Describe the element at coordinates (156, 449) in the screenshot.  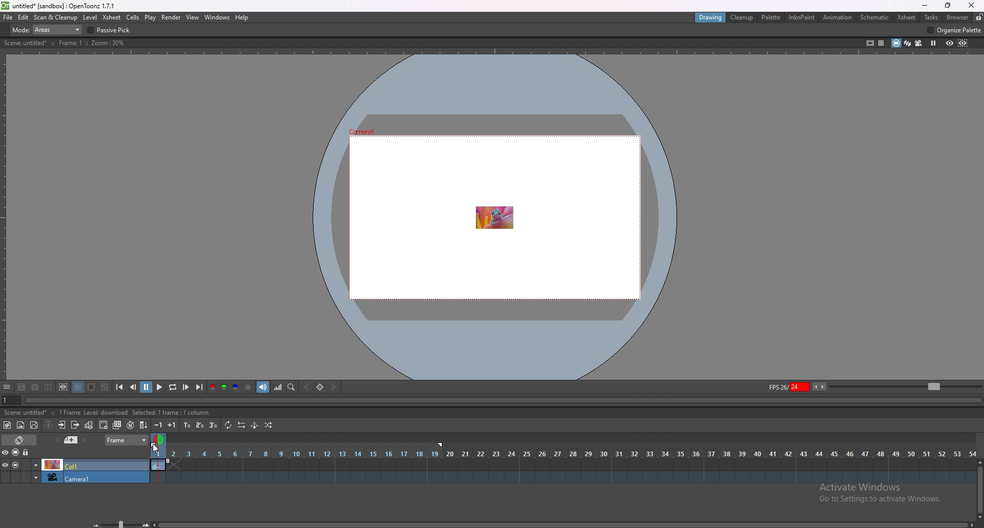
I see `cursor` at that location.